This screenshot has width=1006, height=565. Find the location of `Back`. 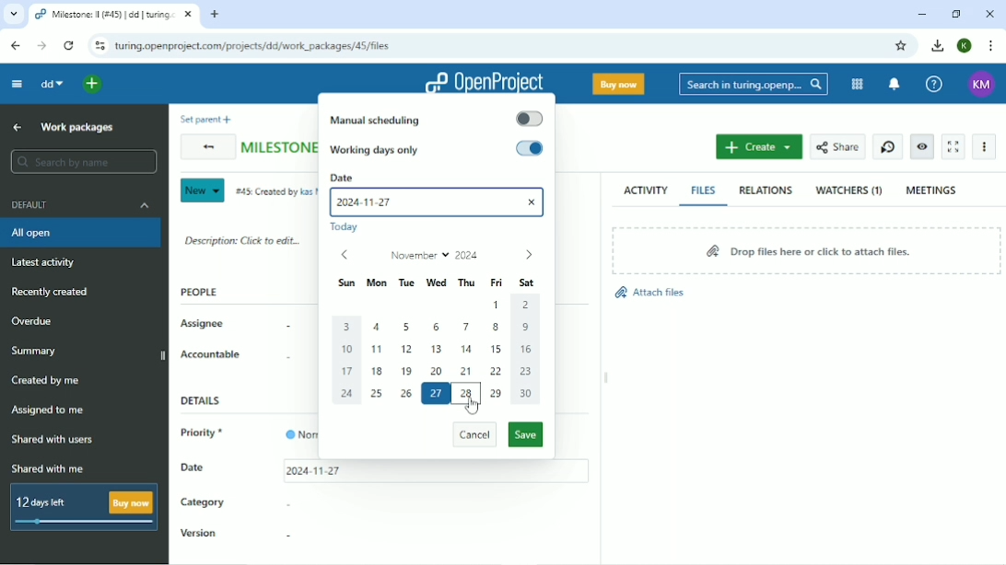

Back is located at coordinates (205, 148).